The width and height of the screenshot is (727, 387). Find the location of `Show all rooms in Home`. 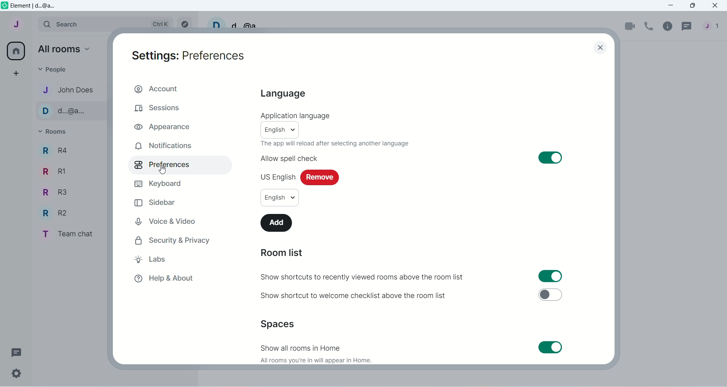

Show all rooms in Home is located at coordinates (303, 346).